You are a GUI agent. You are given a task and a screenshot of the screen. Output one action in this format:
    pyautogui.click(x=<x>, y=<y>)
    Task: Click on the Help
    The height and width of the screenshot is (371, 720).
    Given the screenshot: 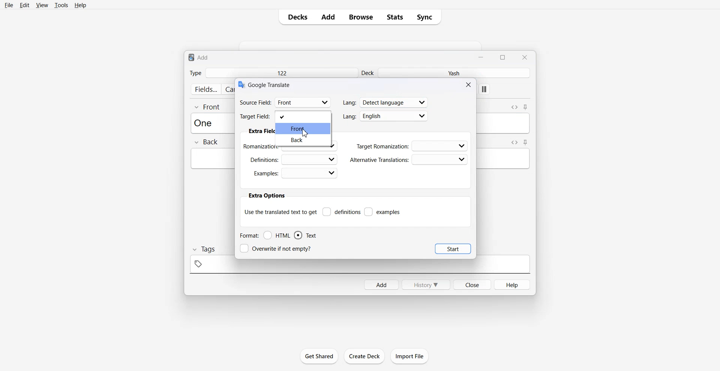 What is the action you would take?
    pyautogui.click(x=513, y=284)
    